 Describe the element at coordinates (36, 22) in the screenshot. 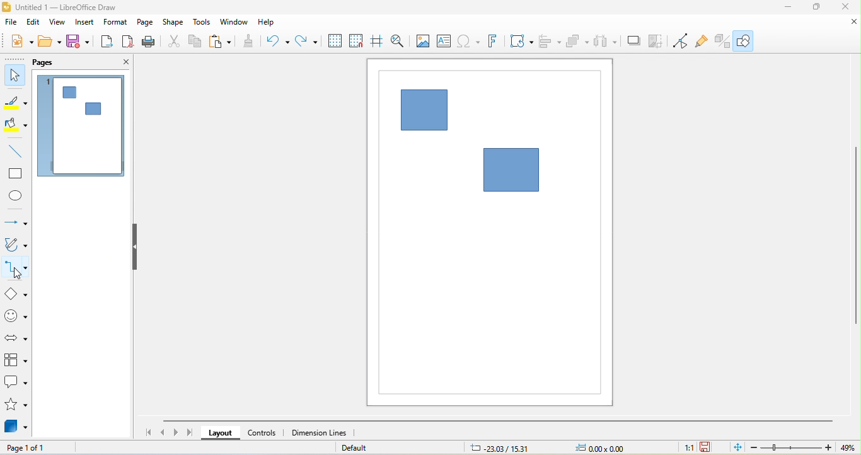

I see `edit` at that location.